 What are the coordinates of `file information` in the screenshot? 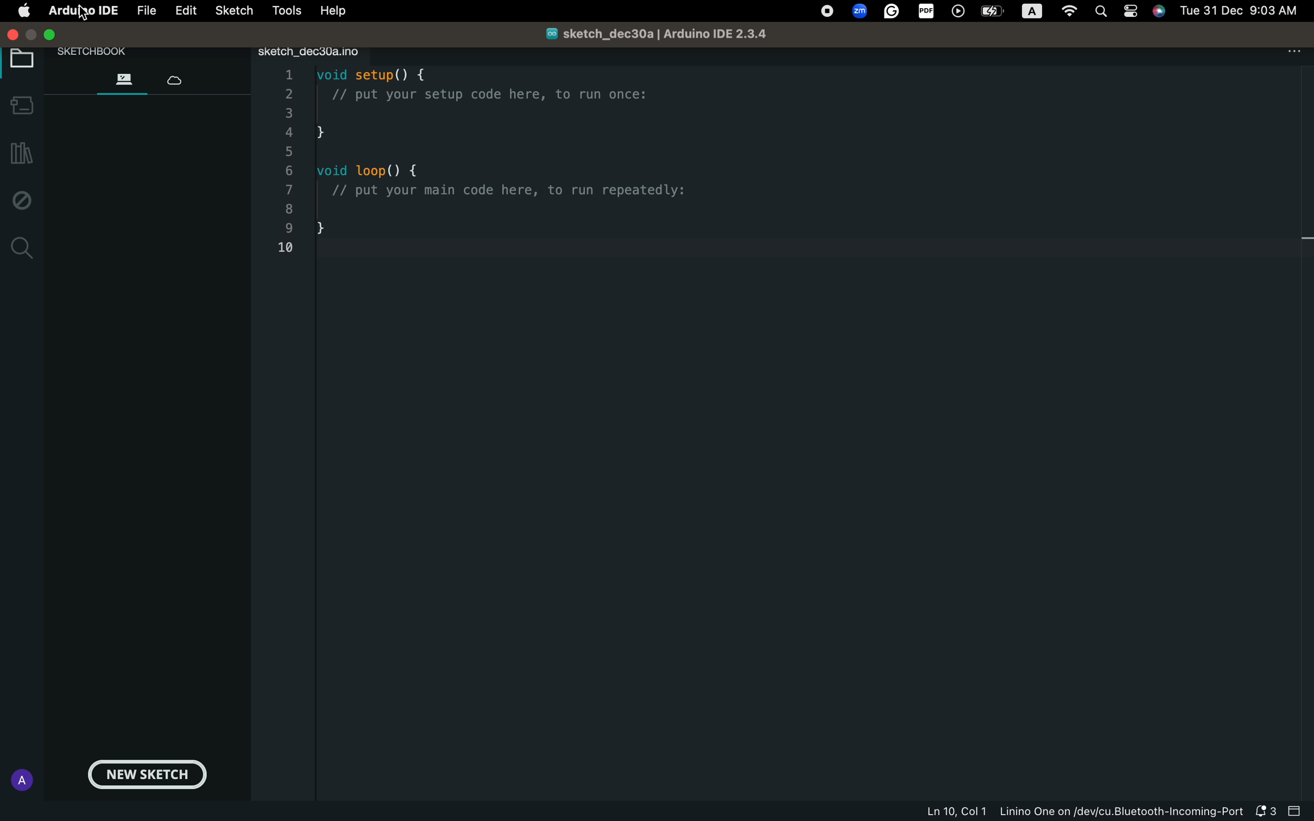 It's located at (1080, 812).